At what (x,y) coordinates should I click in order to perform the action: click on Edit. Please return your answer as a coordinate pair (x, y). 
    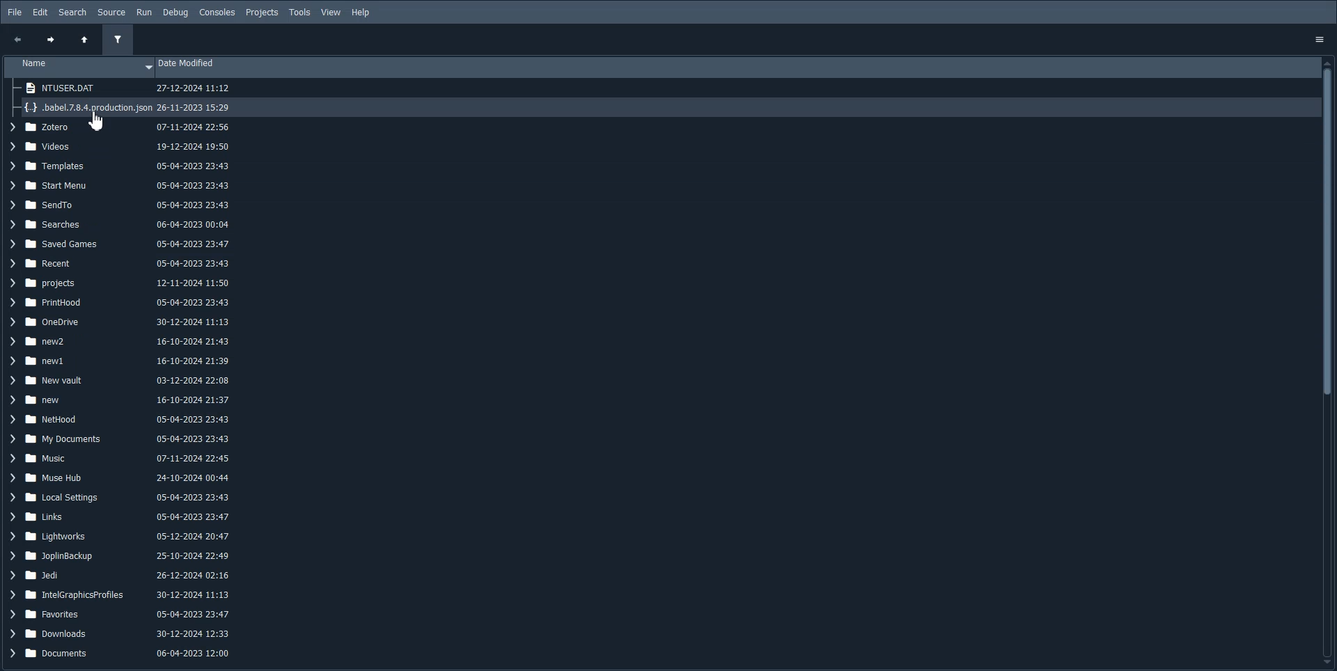
    Looking at the image, I should click on (40, 13).